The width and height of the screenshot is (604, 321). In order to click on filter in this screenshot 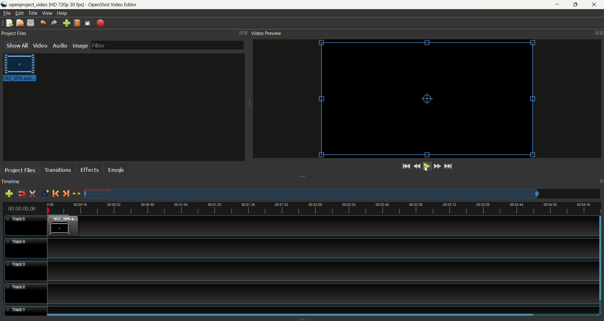, I will do `click(167, 45)`.